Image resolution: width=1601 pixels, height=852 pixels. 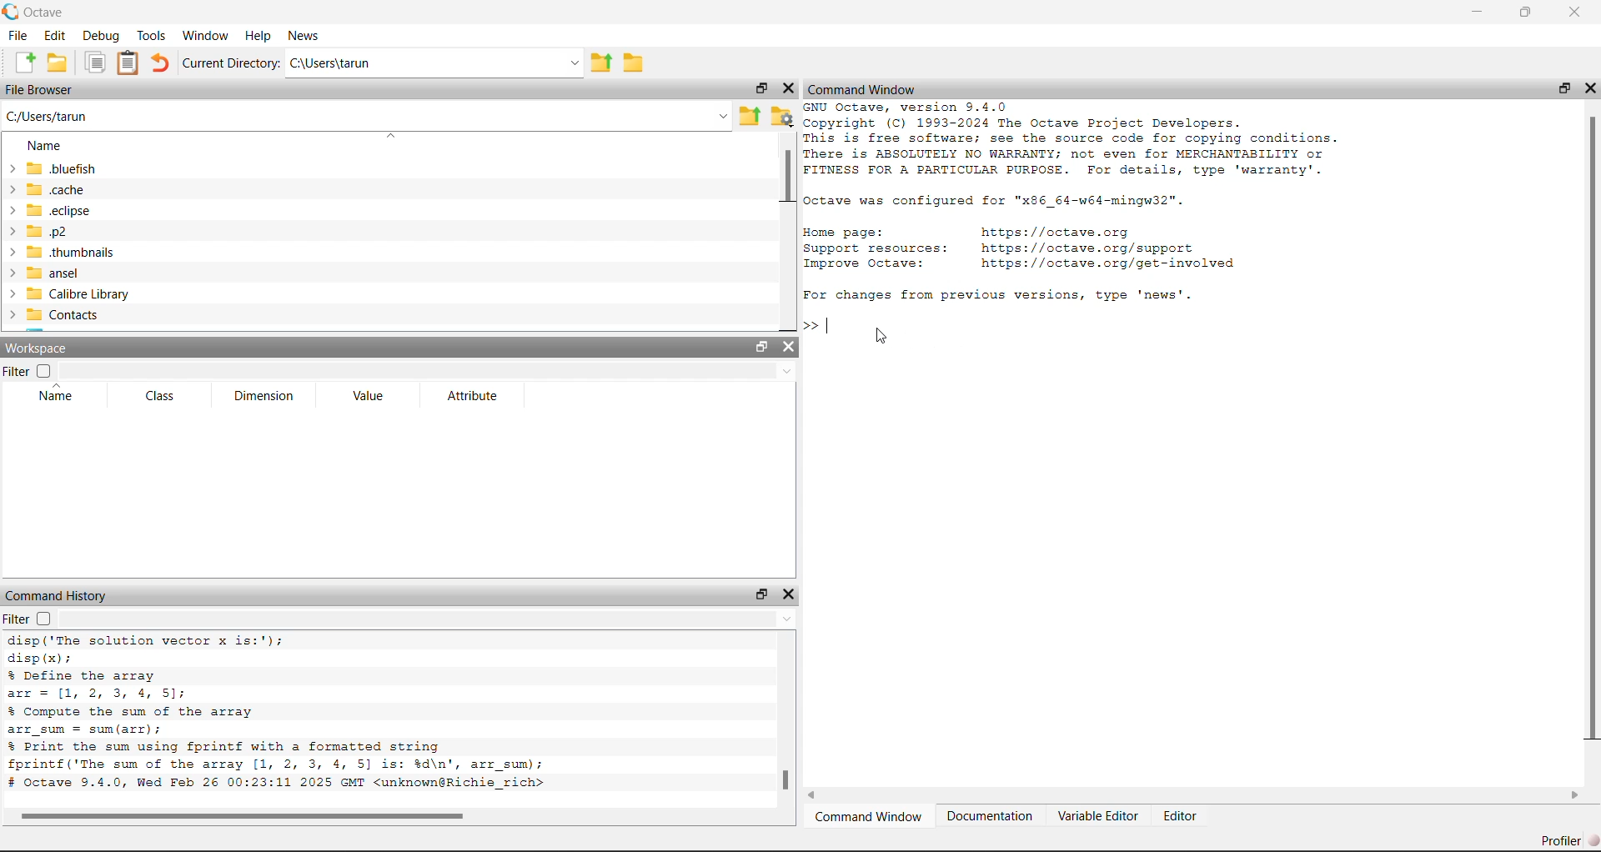 What do you see at coordinates (603, 63) in the screenshot?
I see `One directory up` at bounding box center [603, 63].